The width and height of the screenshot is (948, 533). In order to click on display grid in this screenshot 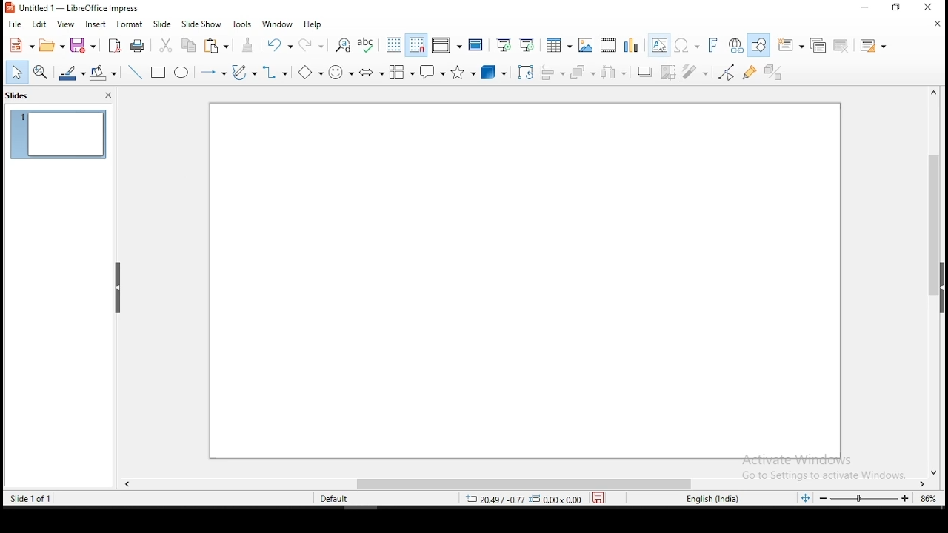, I will do `click(391, 44)`.